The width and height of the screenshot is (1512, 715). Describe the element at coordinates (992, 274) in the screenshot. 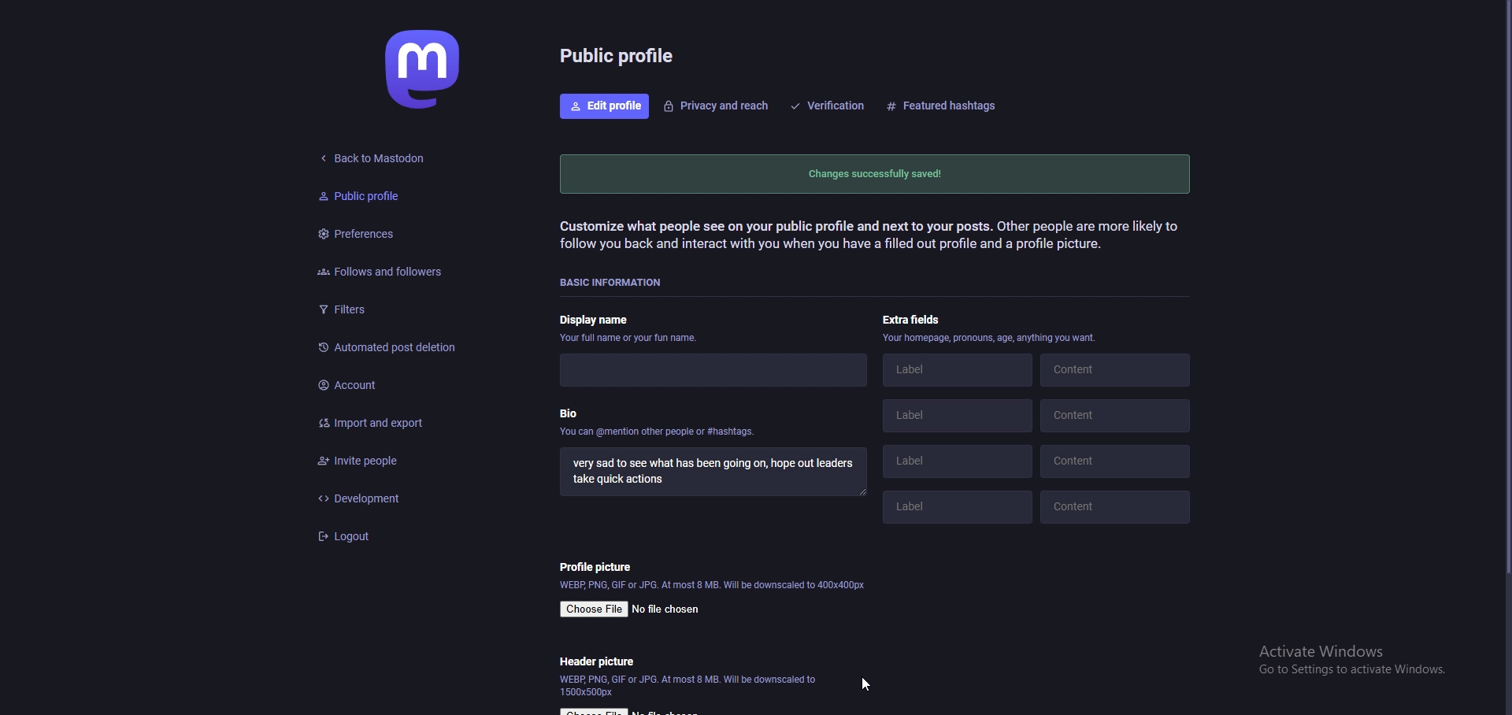

I see `info` at that location.